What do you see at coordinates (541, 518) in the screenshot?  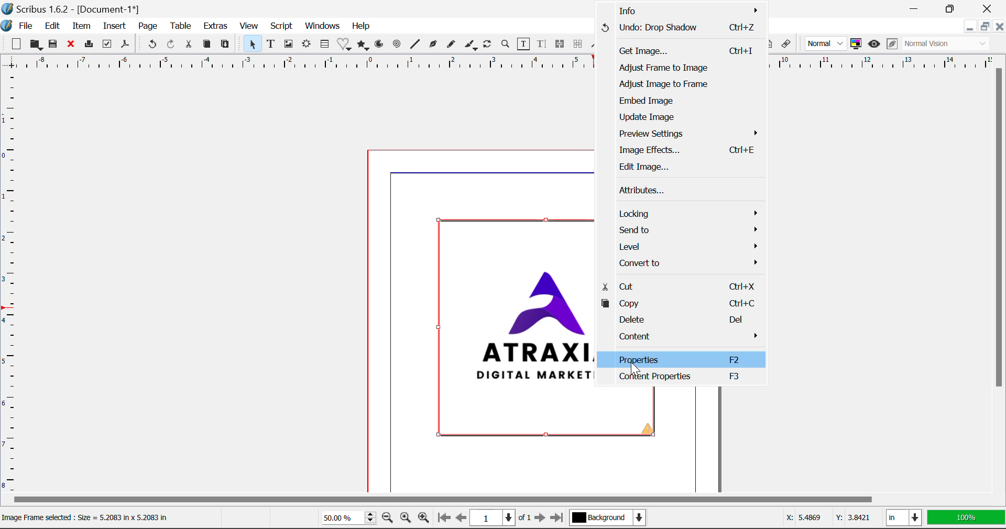 I see `Next page` at bounding box center [541, 518].